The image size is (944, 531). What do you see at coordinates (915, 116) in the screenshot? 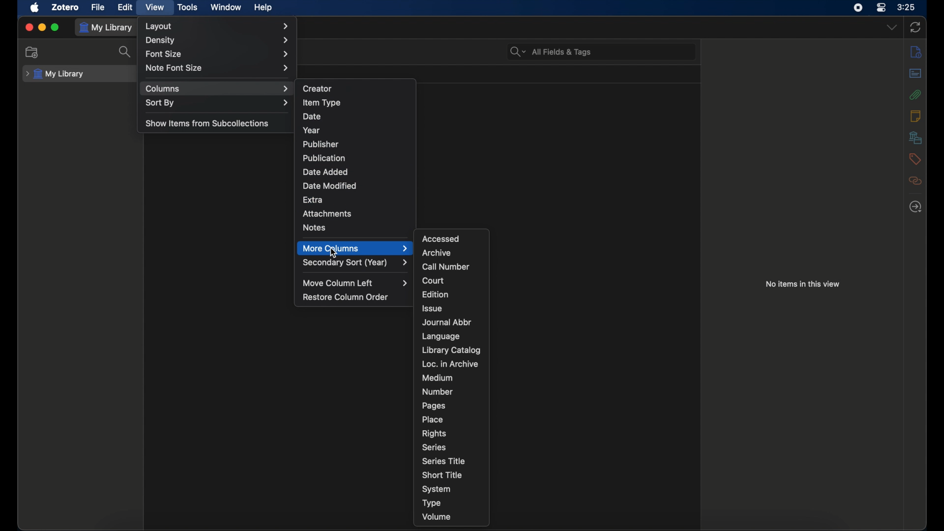
I see `notes` at bounding box center [915, 116].